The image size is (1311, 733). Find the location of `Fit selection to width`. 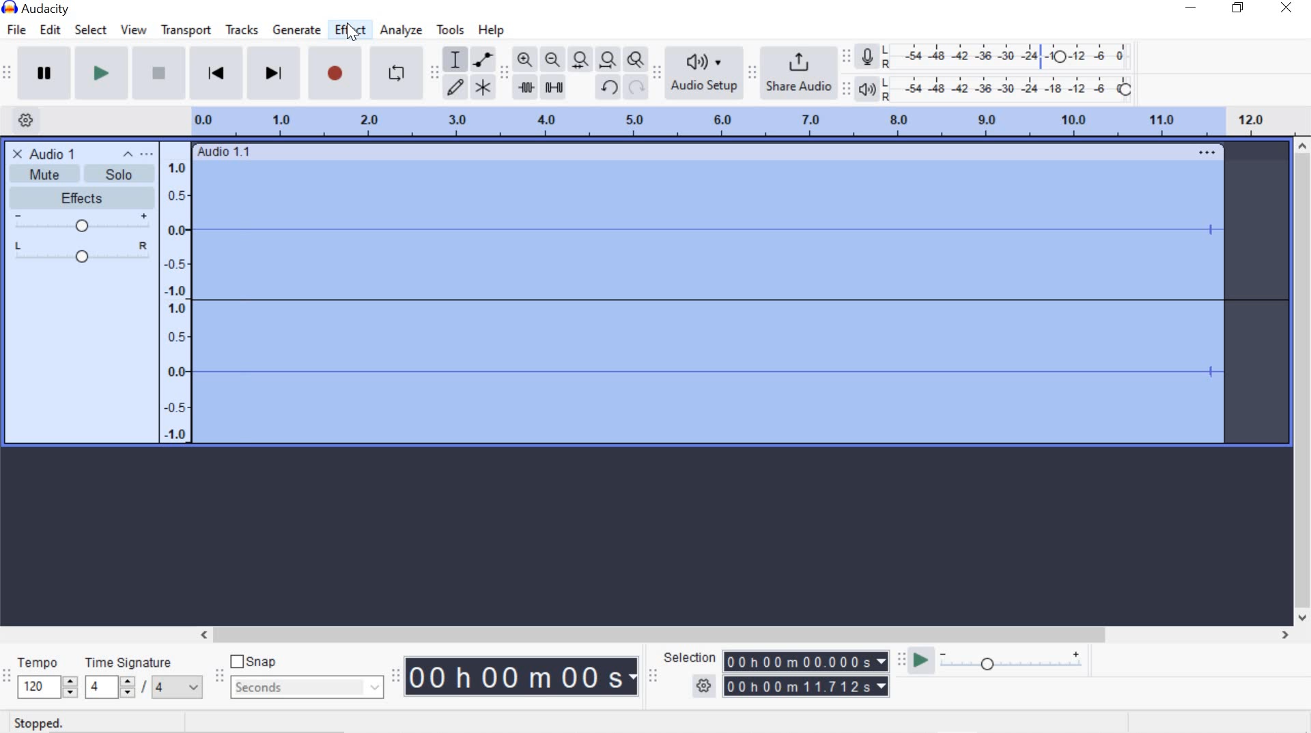

Fit selection to width is located at coordinates (581, 59).